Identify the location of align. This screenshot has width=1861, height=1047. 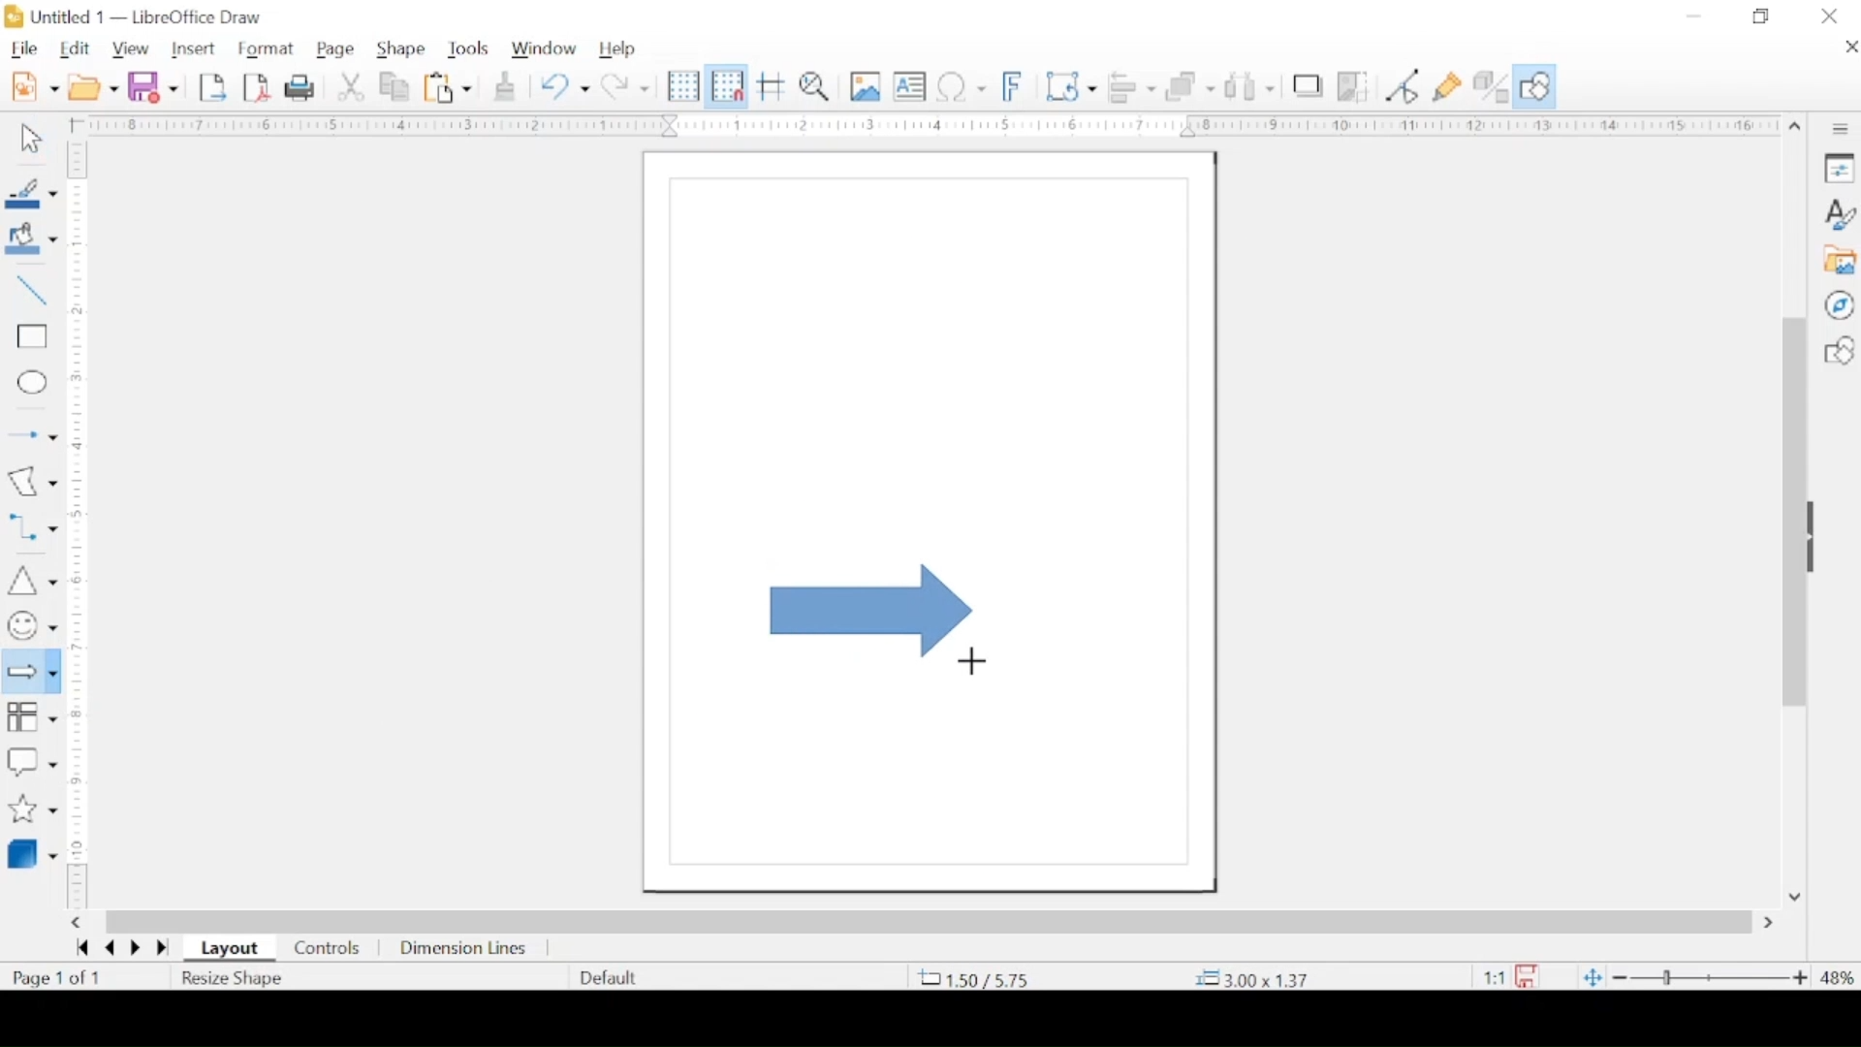
(1131, 85).